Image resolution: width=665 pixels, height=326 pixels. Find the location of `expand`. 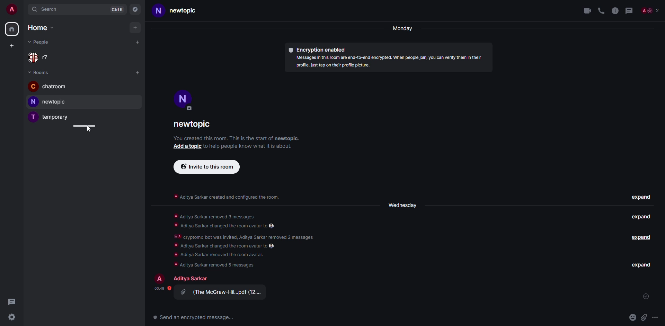

expand is located at coordinates (641, 198).